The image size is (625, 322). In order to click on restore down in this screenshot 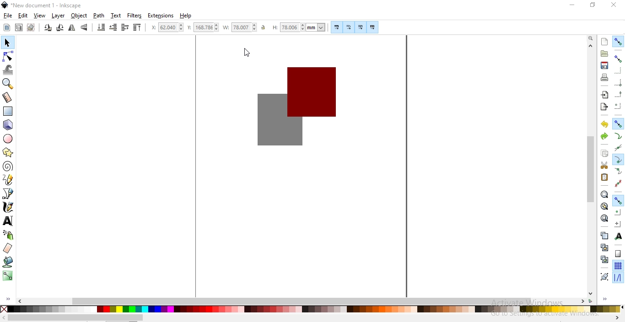, I will do `click(593, 5)`.